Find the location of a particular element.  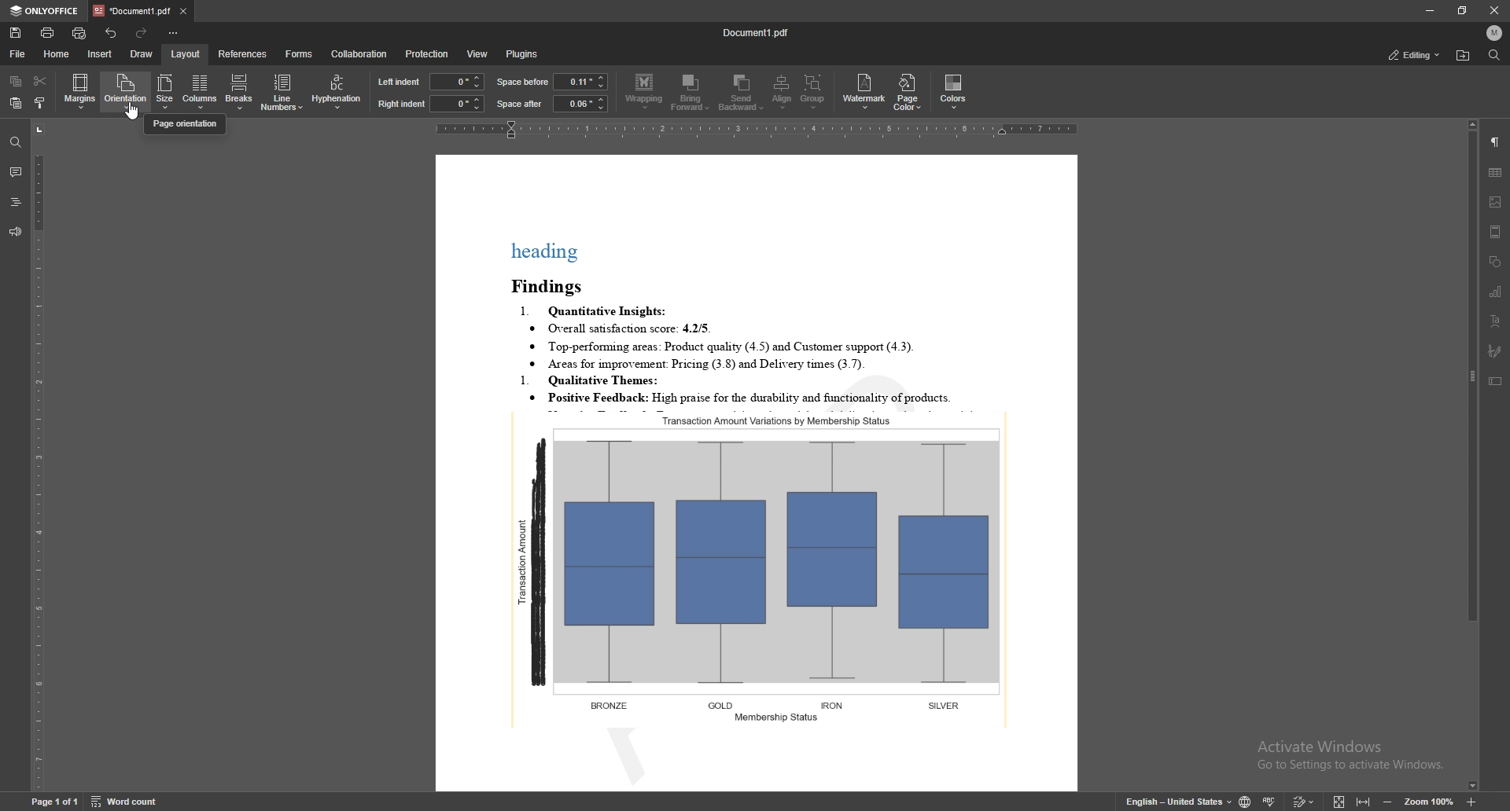

header and footer is located at coordinates (1496, 232).